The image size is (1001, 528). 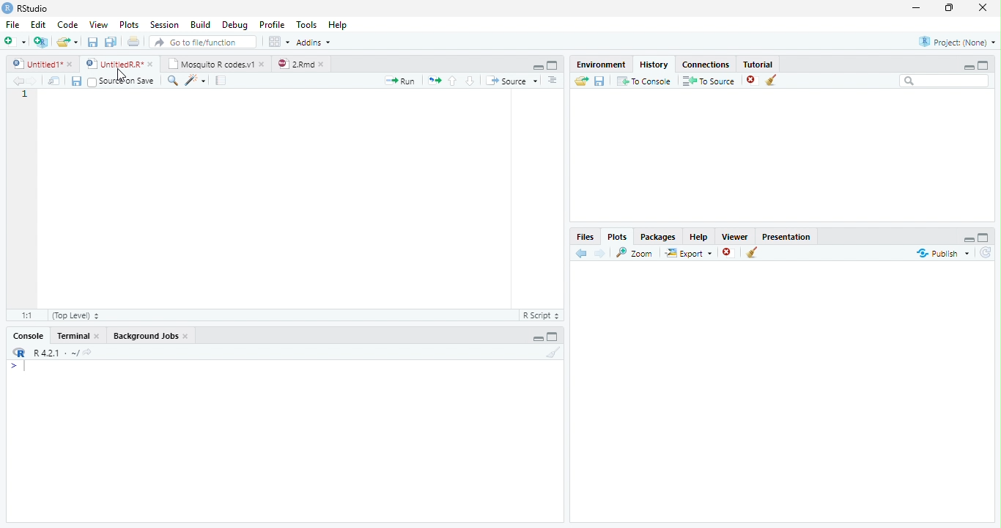 What do you see at coordinates (316, 41) in the screenshot?
I see `Addins` at bounding box center [316, 41].